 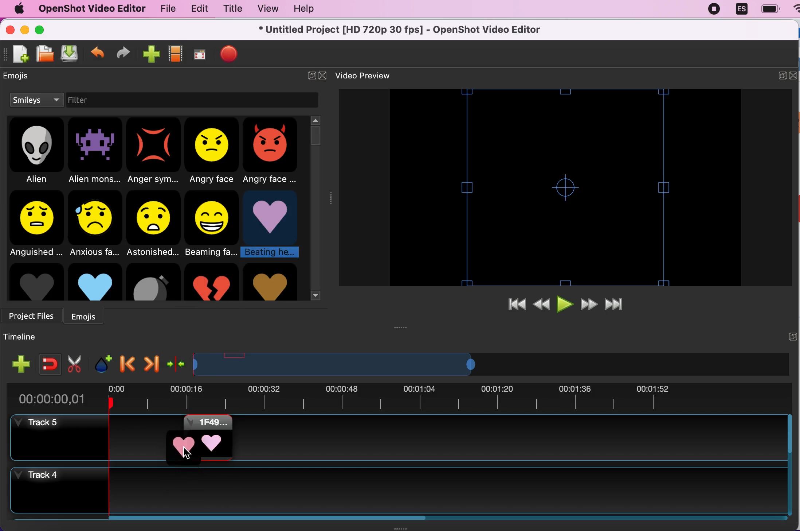 What do you see at coordinates (70, 54) in the screenshot?
I see `save file` at bounding box center [70, 54].